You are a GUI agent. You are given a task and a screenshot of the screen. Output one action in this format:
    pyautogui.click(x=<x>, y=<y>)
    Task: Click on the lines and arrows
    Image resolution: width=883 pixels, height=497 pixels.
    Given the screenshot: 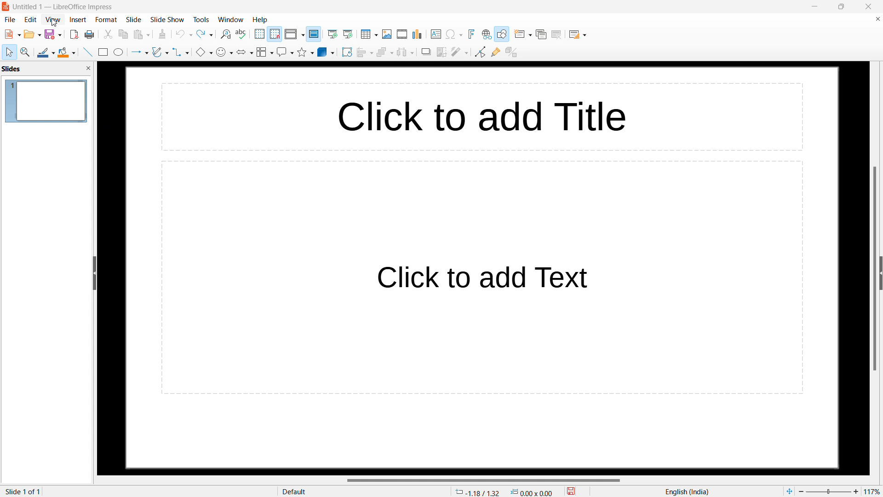 What is the action you would take?
    pyautogui.click(x=139, y=52)
    